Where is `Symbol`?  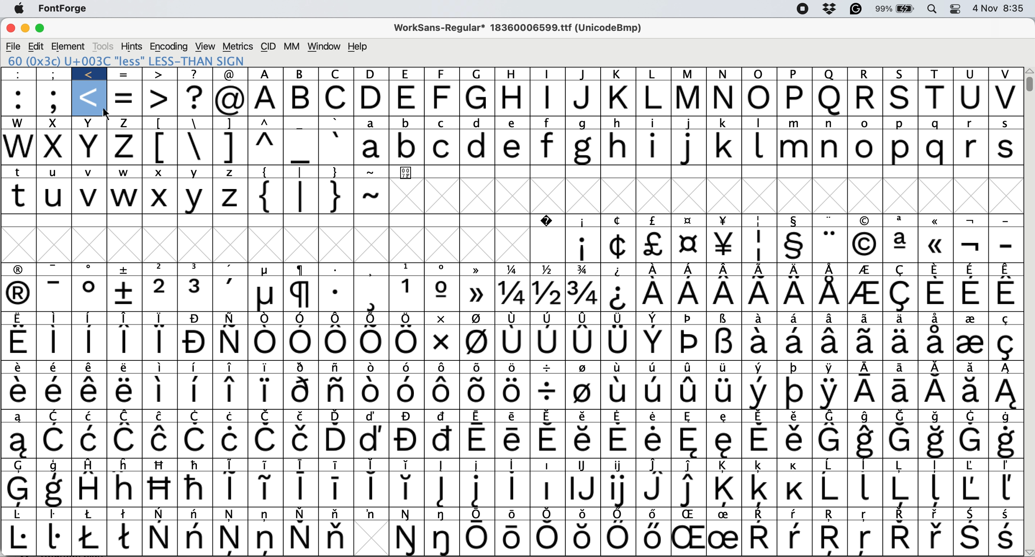
Symbol is located at coordinates (407, 342).